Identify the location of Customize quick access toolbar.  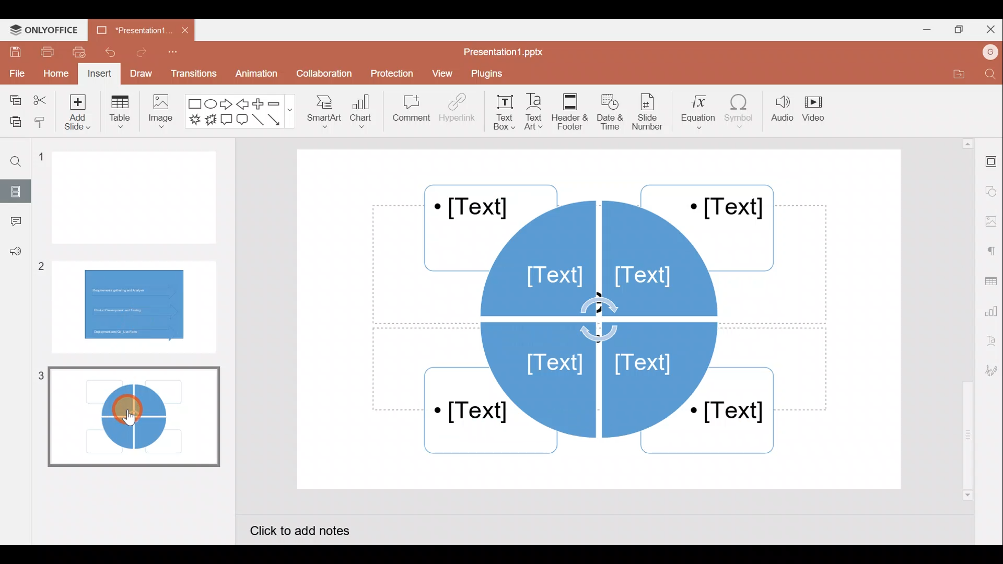
(172, 54).